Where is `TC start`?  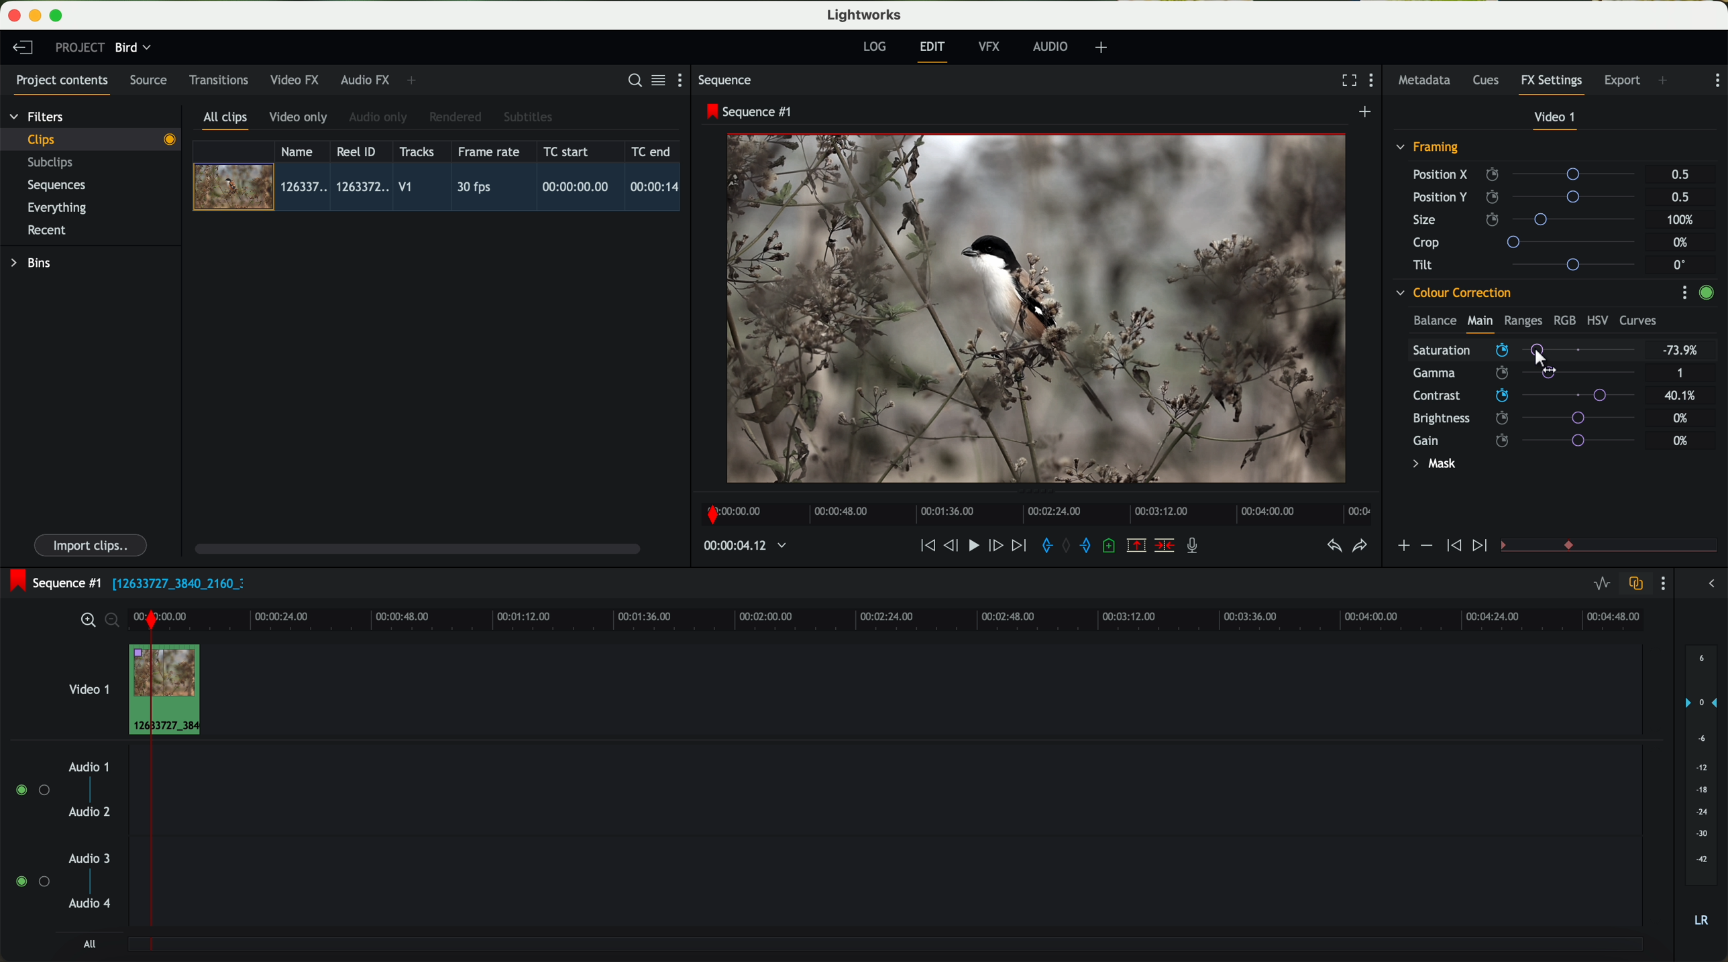
TC start is located at coordinates (568, 151).